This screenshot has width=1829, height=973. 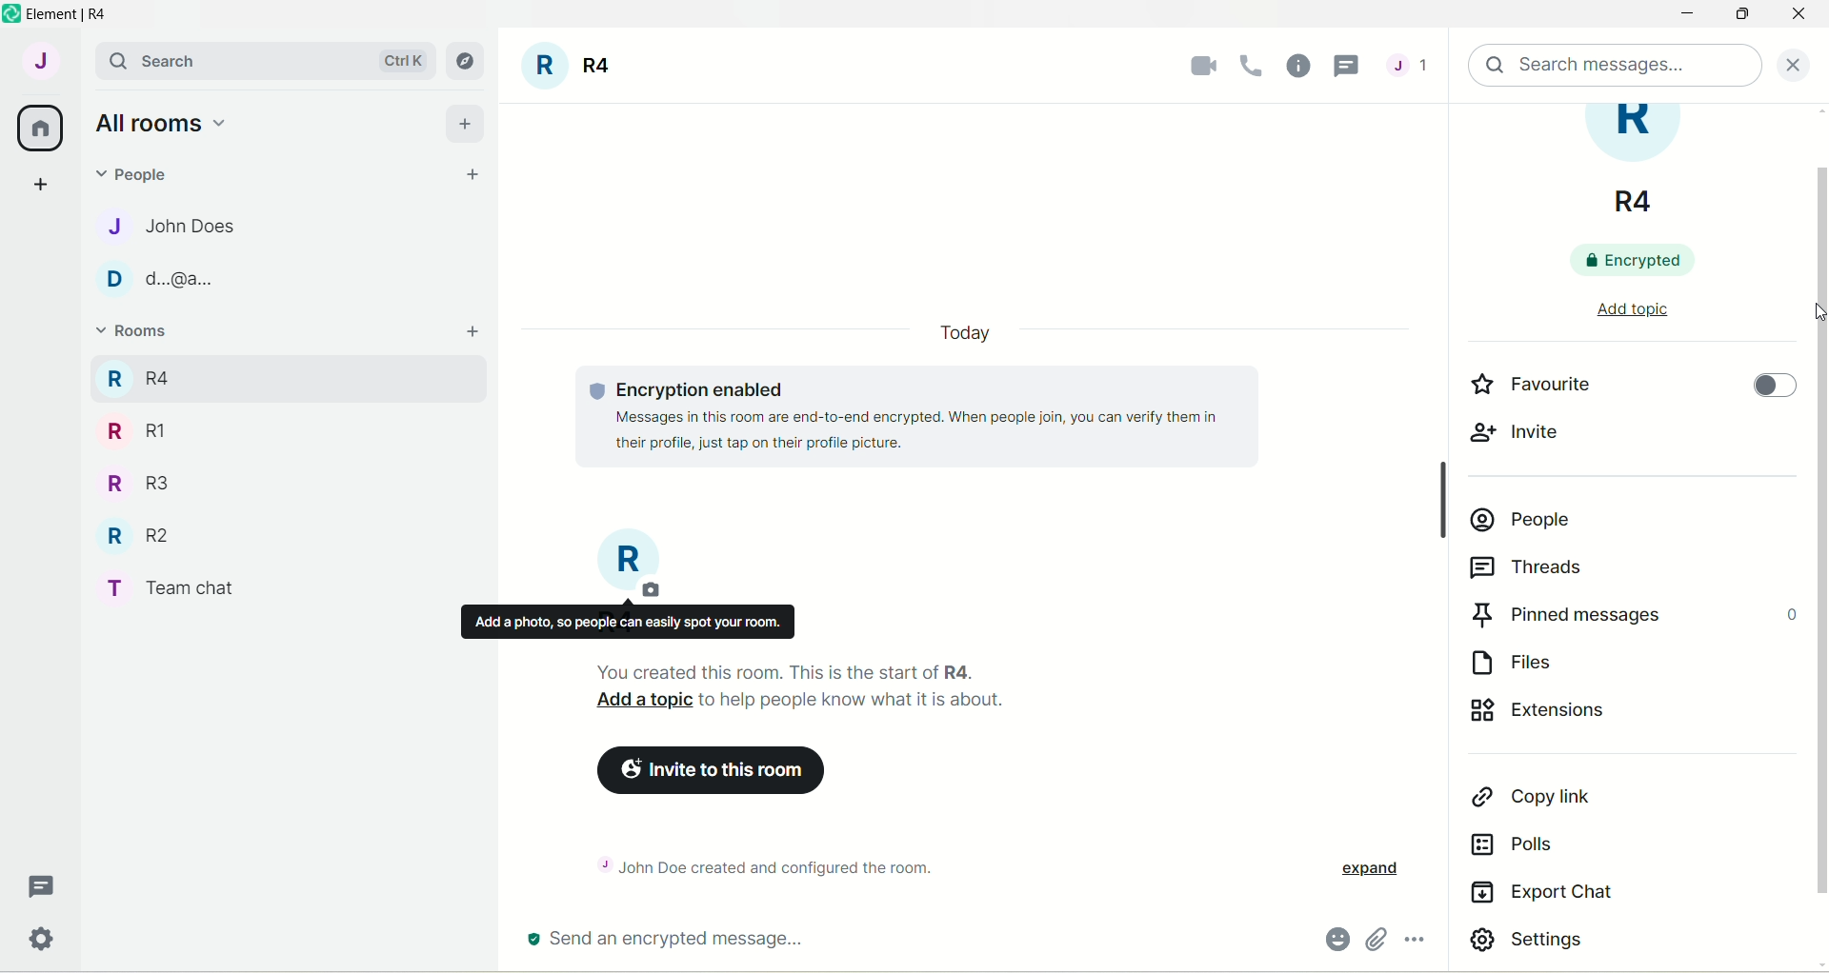 What do you see at coordinates (475, 332) in the screenshot?
I see `add` at bounding box center [475, 332].